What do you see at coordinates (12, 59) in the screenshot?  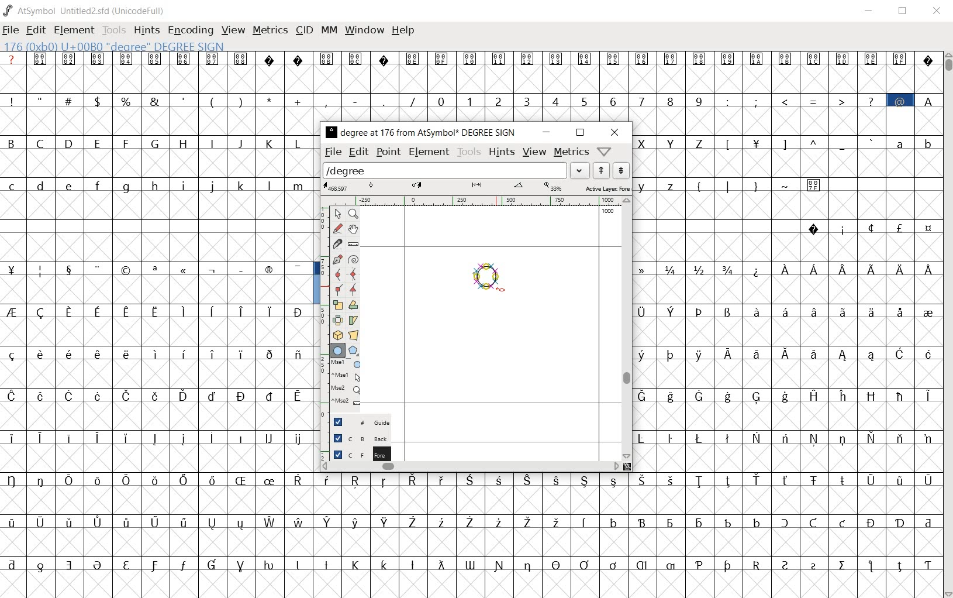 I see `?` at bounding box center [12, 59].